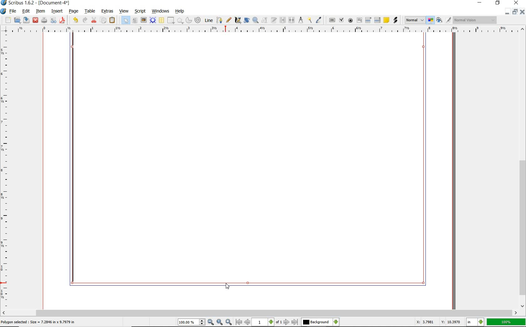 The image size is (526, 327). Describe the element at coordinates (26, 11) in the screenshot. I see `edit` at that location.